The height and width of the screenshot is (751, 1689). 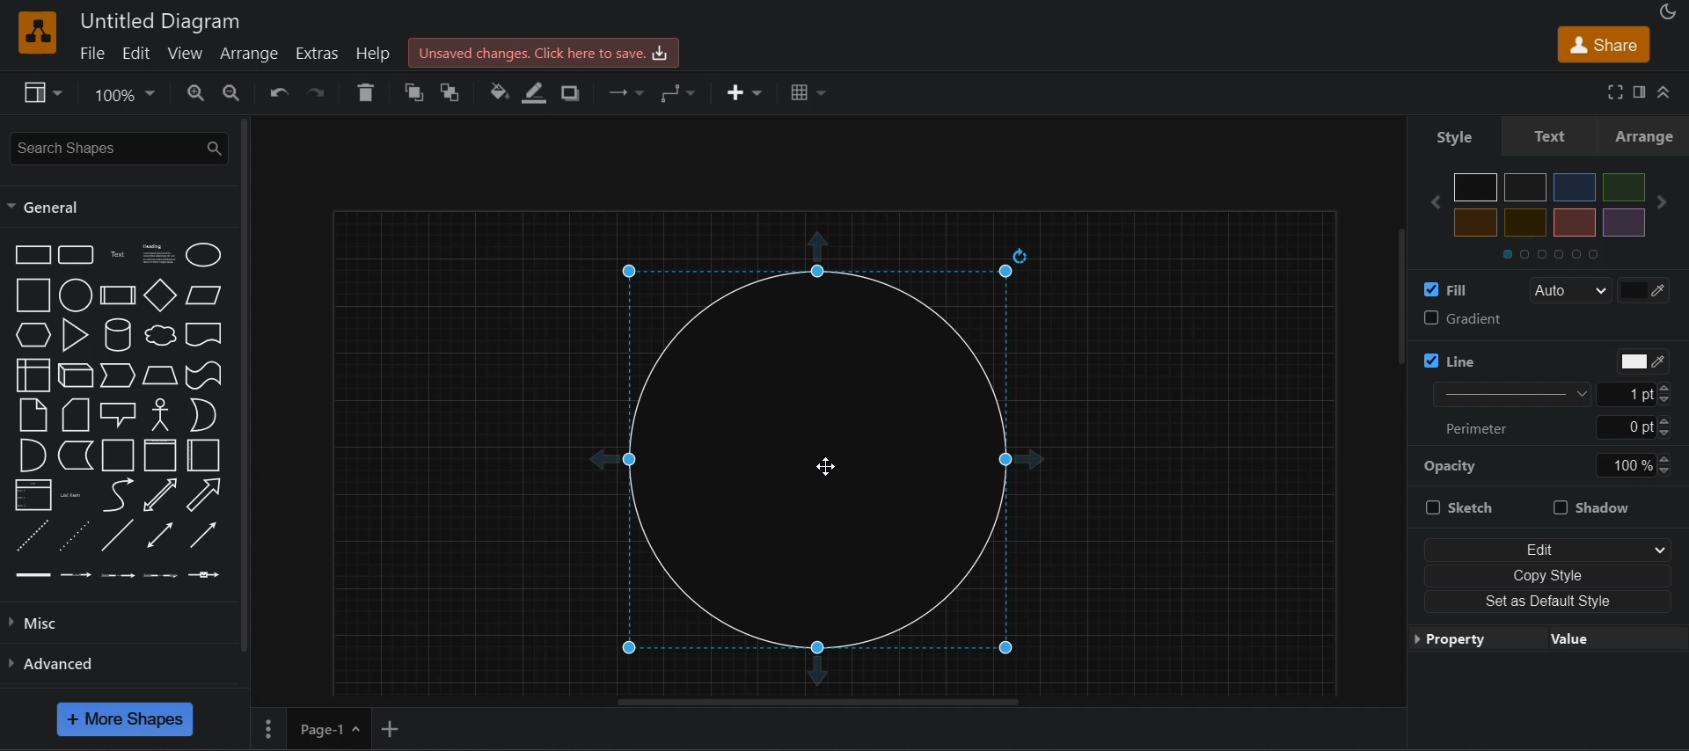 What do you see at coordinates (404, 728) in the screenshot?
I see `add new page` at bounding box center [404, 728].